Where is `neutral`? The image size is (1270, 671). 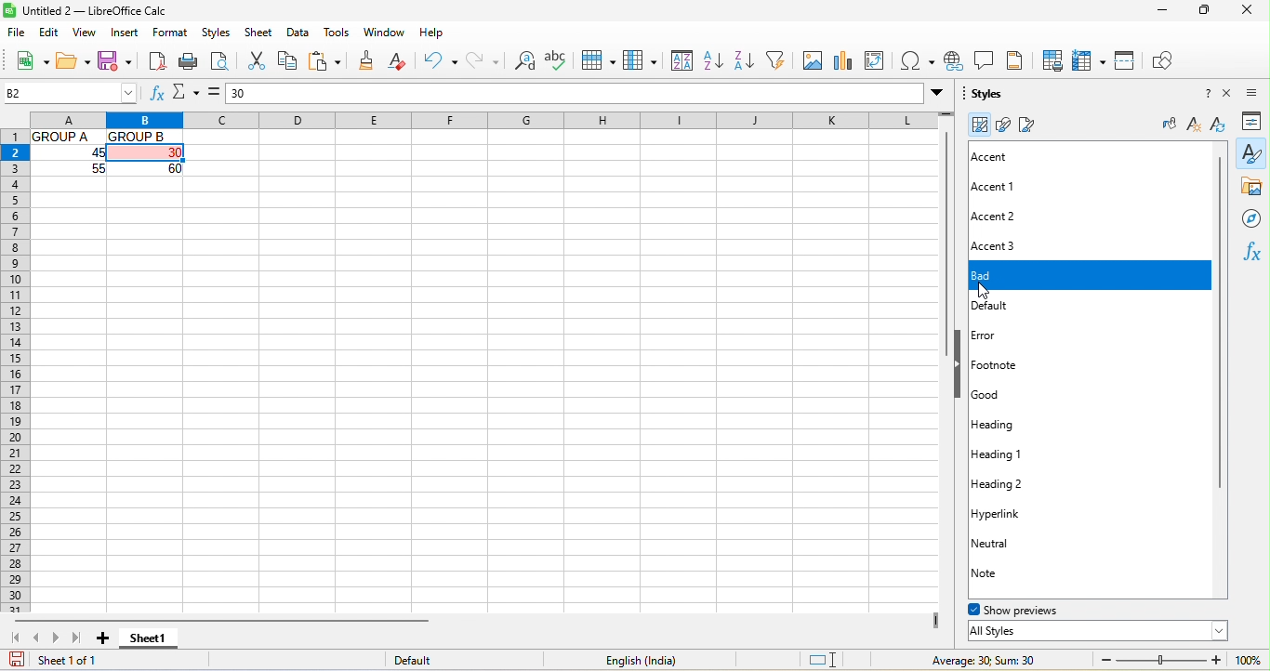 neutral is located at coordinates (1006, 543).